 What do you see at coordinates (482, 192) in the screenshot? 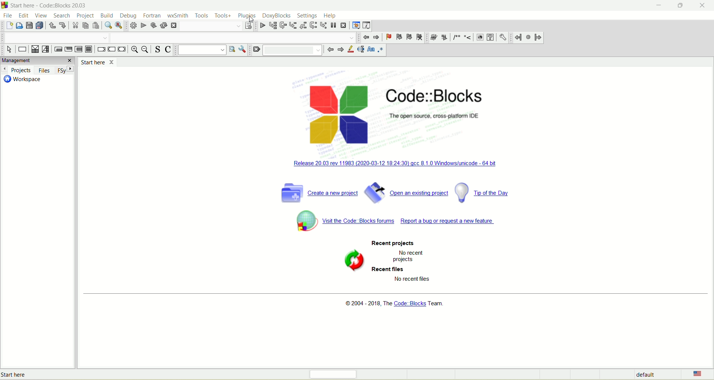
I see `tip of the day` at bounding box center [482, 192].